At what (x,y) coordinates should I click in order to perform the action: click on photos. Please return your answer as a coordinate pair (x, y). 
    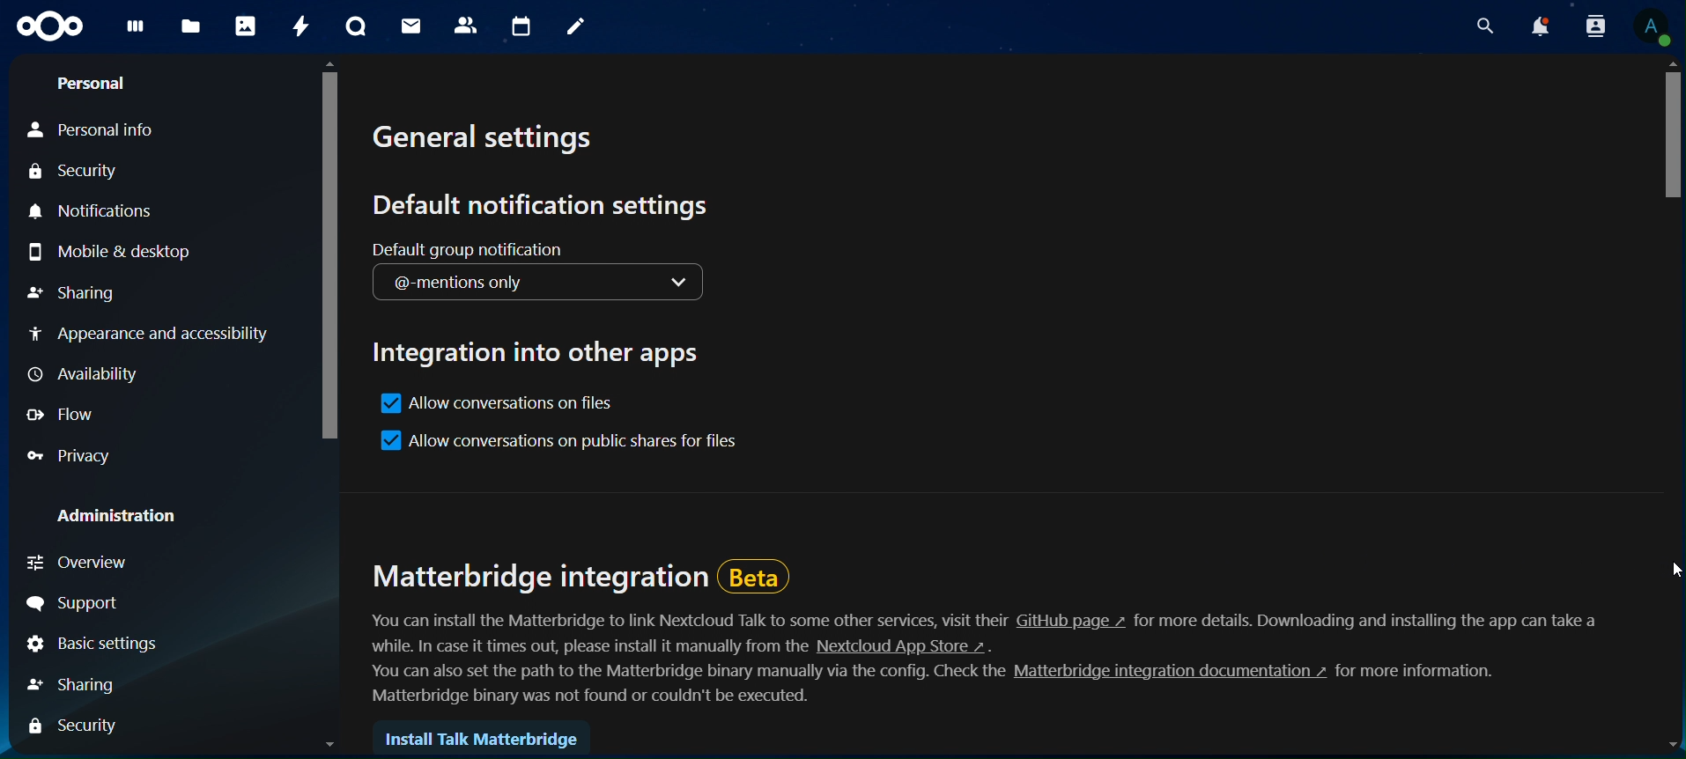
    Looking at the image, I should click on (245, 26).